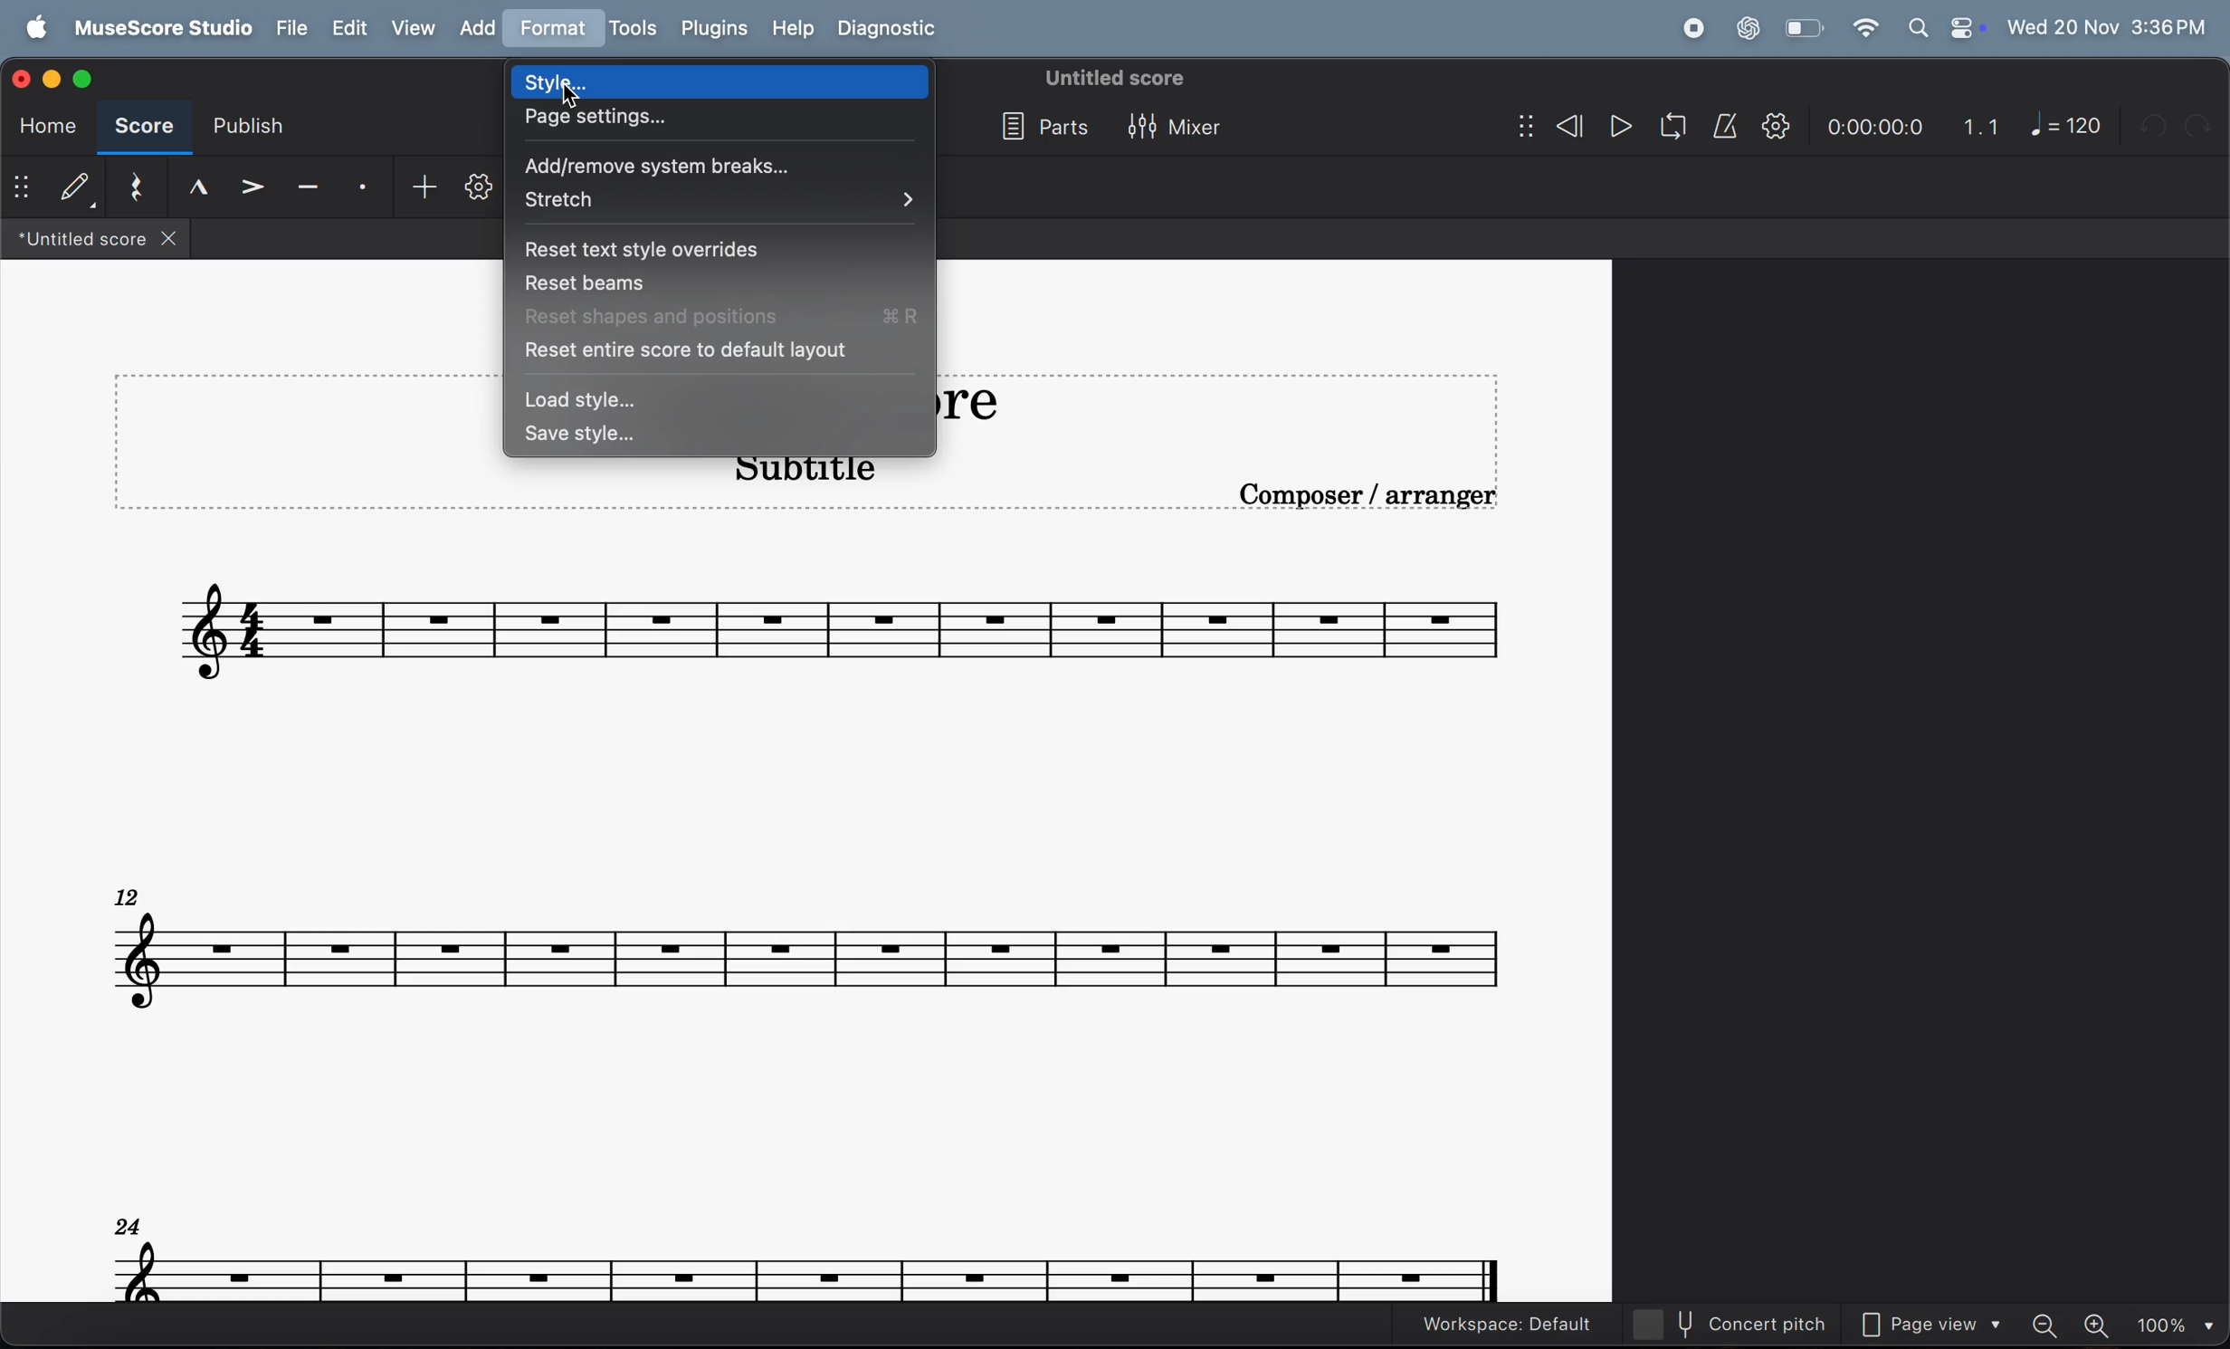 This screenshot has height=1349, width=2230. Describe the element at coordinates (1749, 28) in the screenshot. I see `chat gpt` at that location.